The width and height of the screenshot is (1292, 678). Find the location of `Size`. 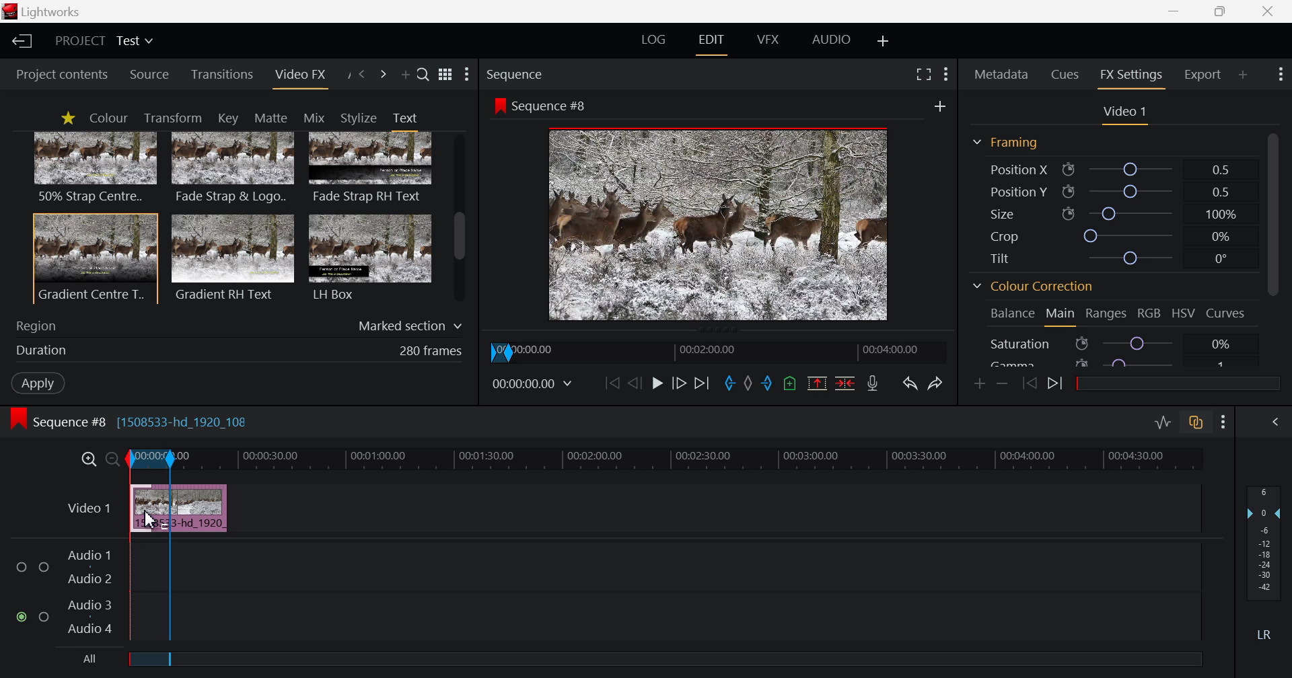

Size is located at coordinates (1111, 212).